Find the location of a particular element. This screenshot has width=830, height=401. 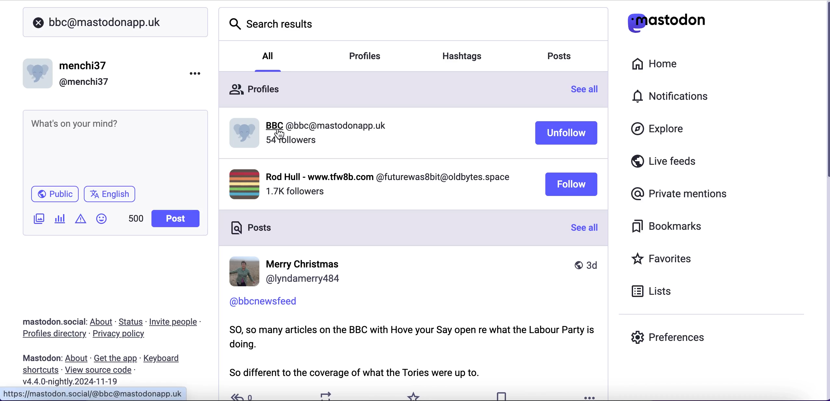

post what's n your mind is located at coordinates (116, 146).